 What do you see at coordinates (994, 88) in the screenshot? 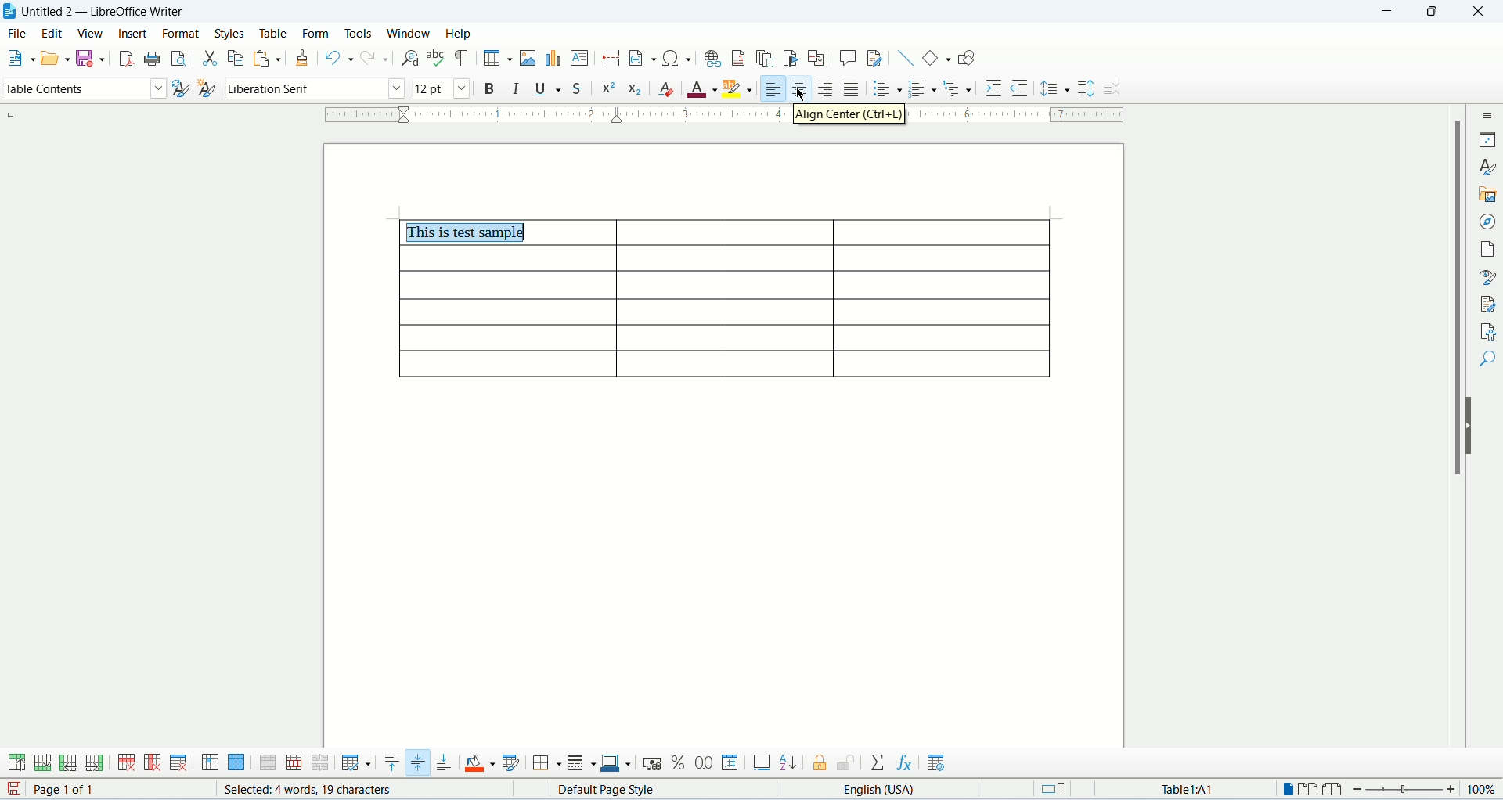
I see `increase indent` at bounding box center [994, 88].